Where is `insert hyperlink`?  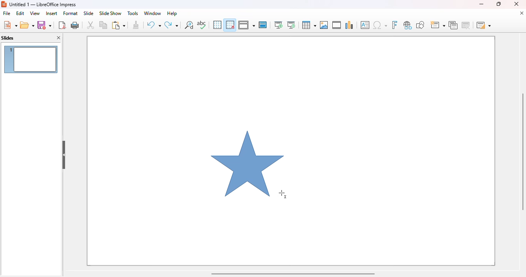 insert hyperlink is located at coordinates (408, 25).